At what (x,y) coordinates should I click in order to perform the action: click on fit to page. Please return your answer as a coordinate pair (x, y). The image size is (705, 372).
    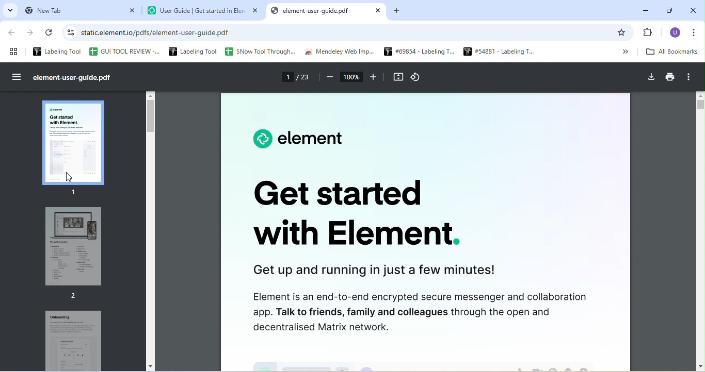
    Looking at the image, I should click on (398, 78).